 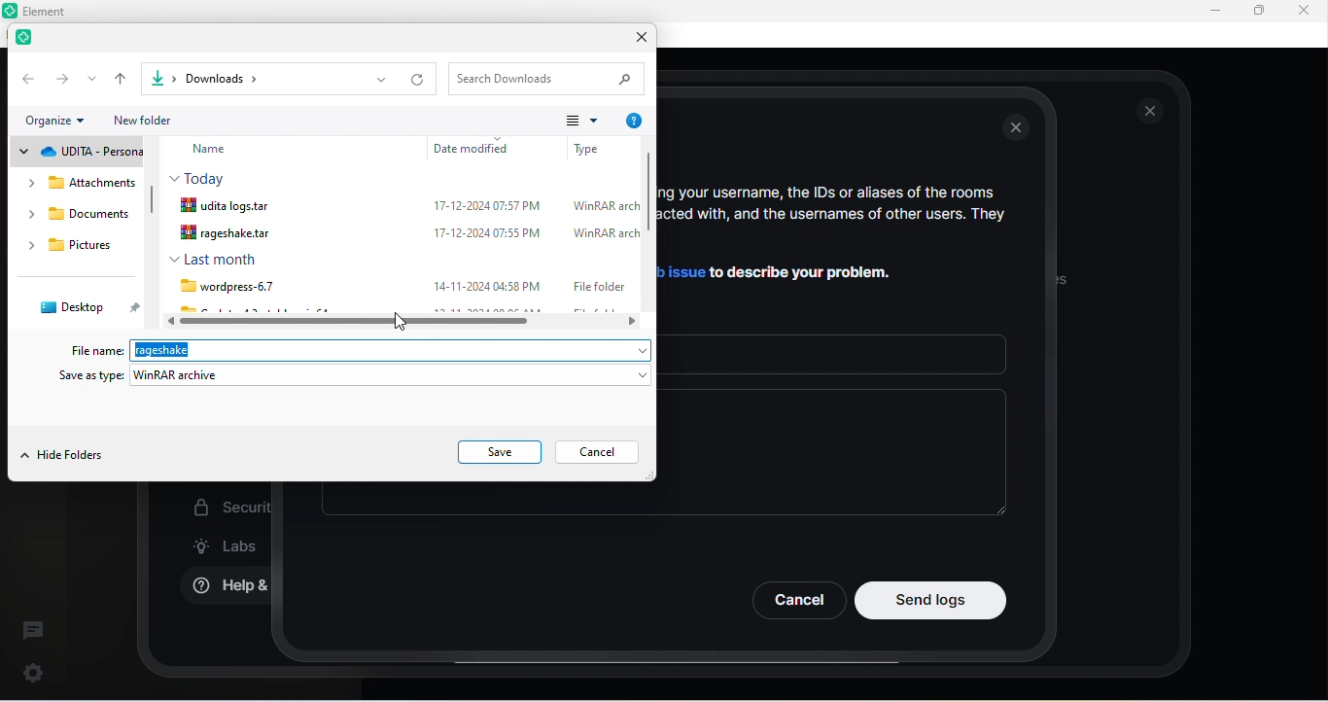 I want to click on close, so click(x=636, y=40).